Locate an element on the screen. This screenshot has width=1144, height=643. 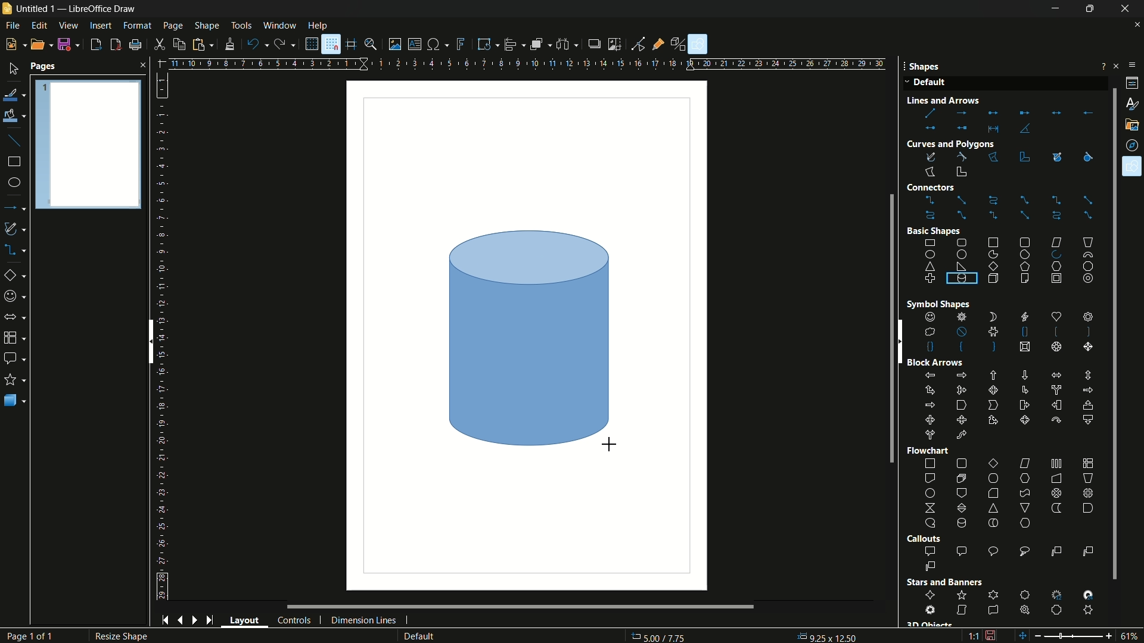
Connectors is located at coordinates (950, 188).